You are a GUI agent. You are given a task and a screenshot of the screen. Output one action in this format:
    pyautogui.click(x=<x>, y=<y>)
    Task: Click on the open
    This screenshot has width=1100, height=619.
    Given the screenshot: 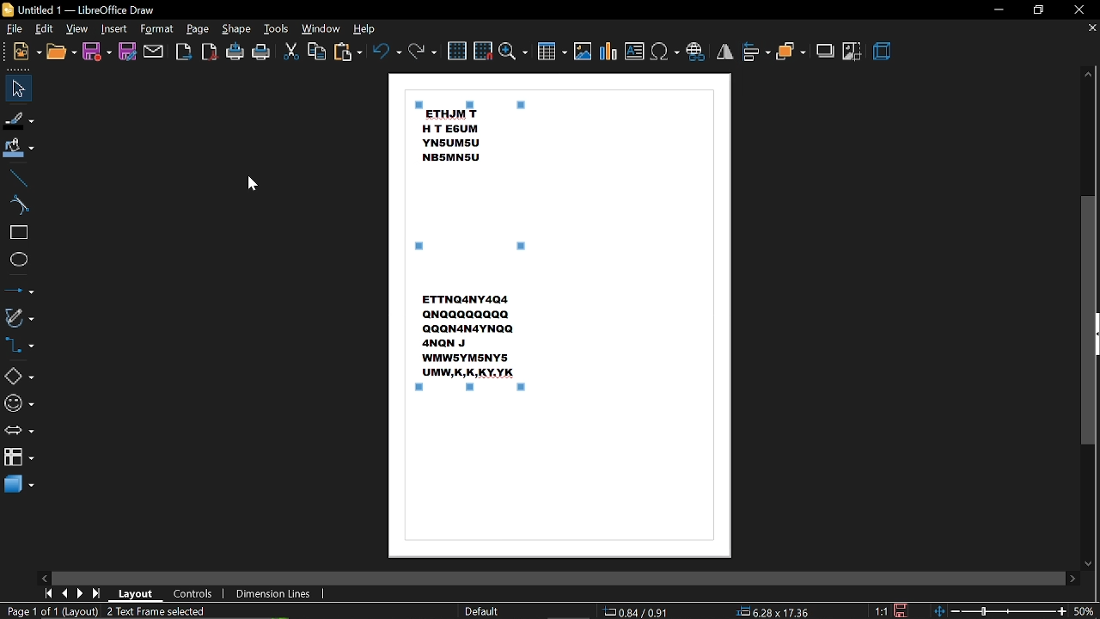 What is the action you would take?
    pyautogui.click(x=61, y=53)
    